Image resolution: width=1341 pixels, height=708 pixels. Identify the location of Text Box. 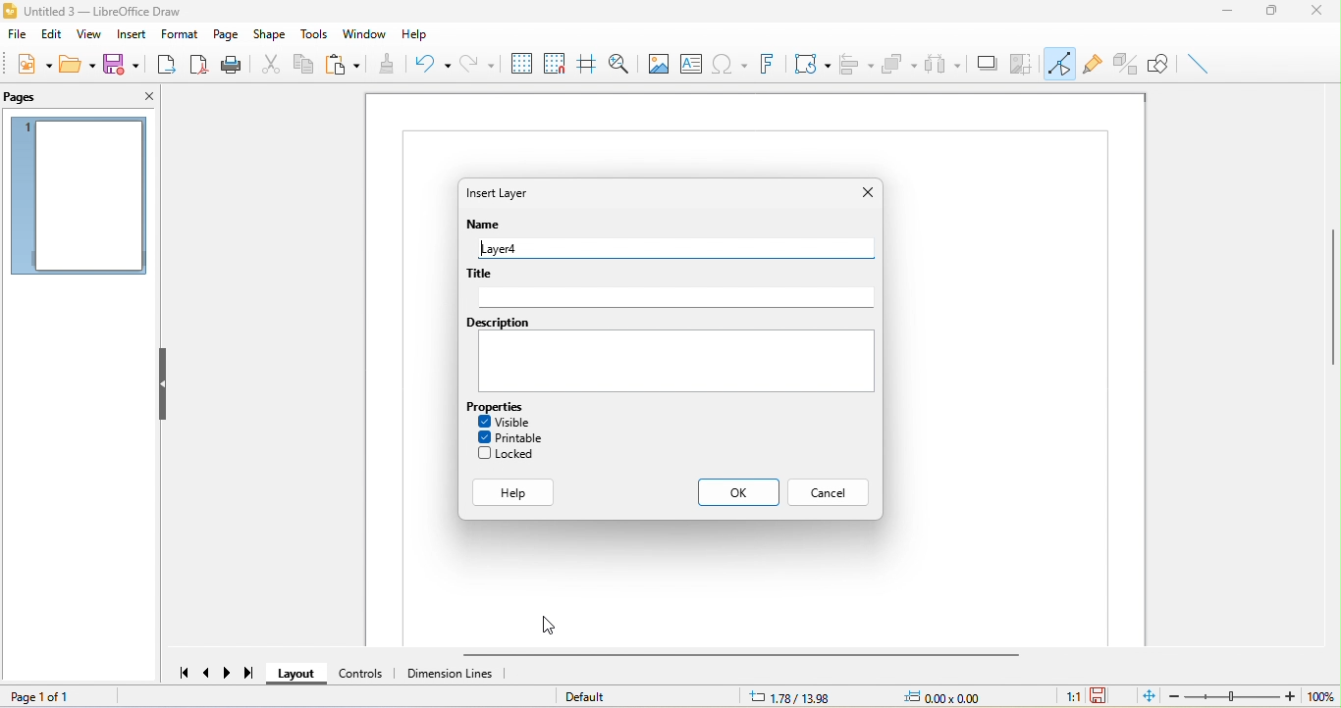
(666, 298).